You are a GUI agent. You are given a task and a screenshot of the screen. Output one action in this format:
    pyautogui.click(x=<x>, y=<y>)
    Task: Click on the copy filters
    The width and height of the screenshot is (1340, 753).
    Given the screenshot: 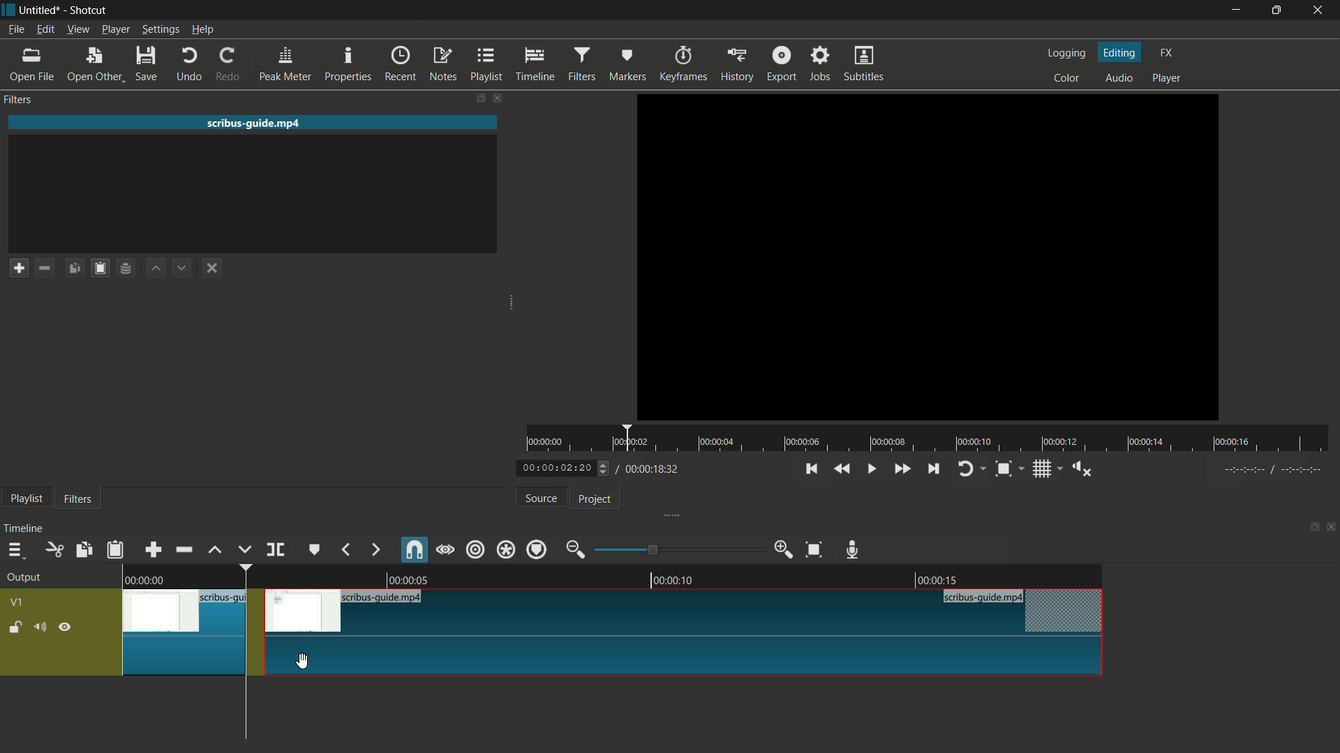 What is the action you would take?
    pyautogui.click(x=75, y=268)
    